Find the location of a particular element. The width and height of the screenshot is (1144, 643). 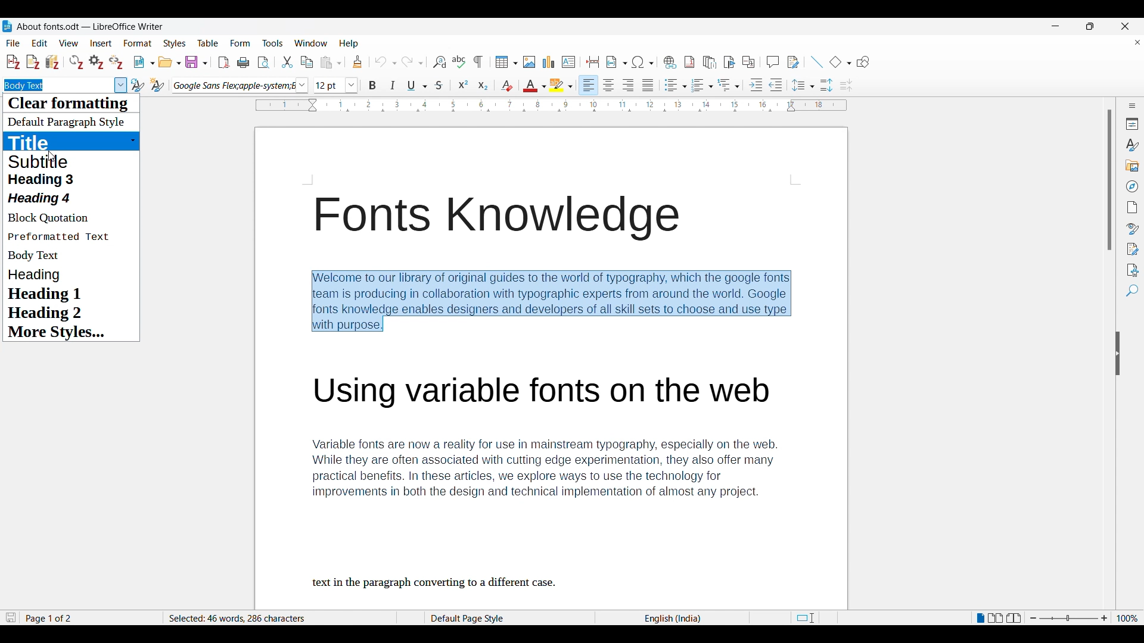

heading is located at coordinates (42, 275).